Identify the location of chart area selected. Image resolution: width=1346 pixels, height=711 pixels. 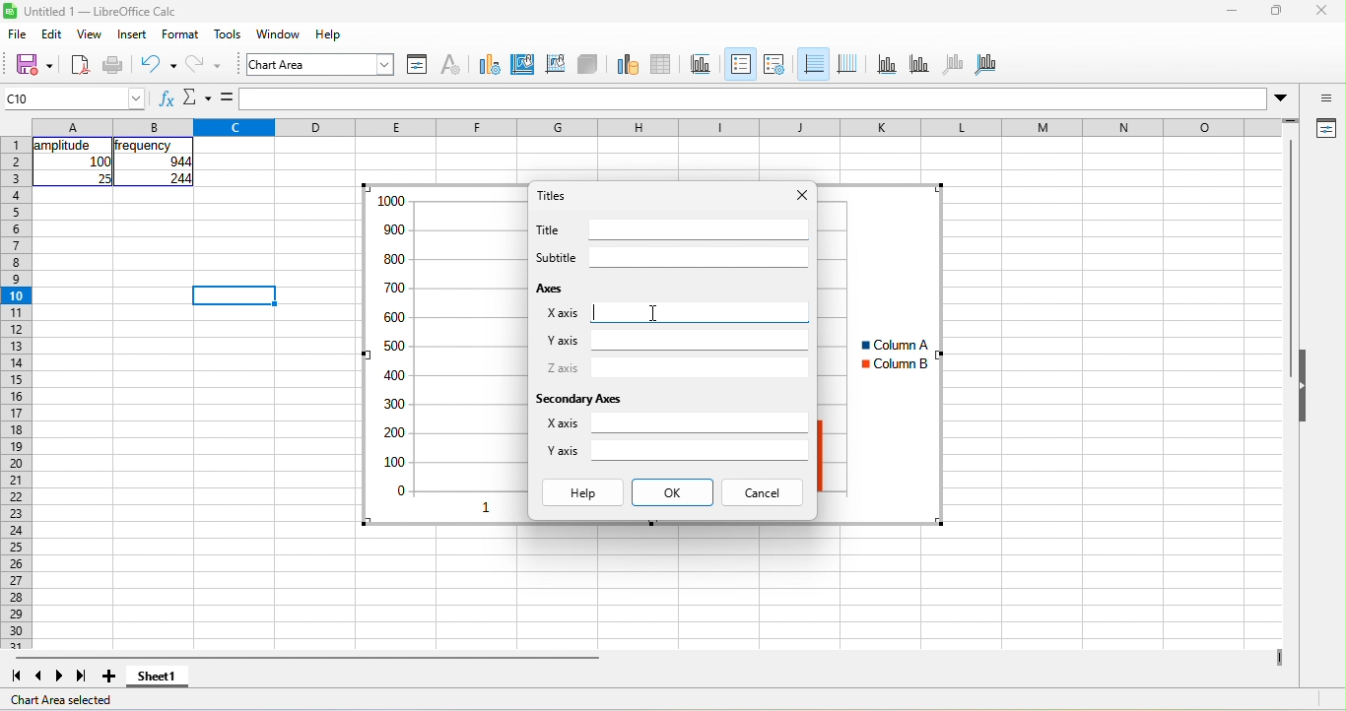
(61, 700).